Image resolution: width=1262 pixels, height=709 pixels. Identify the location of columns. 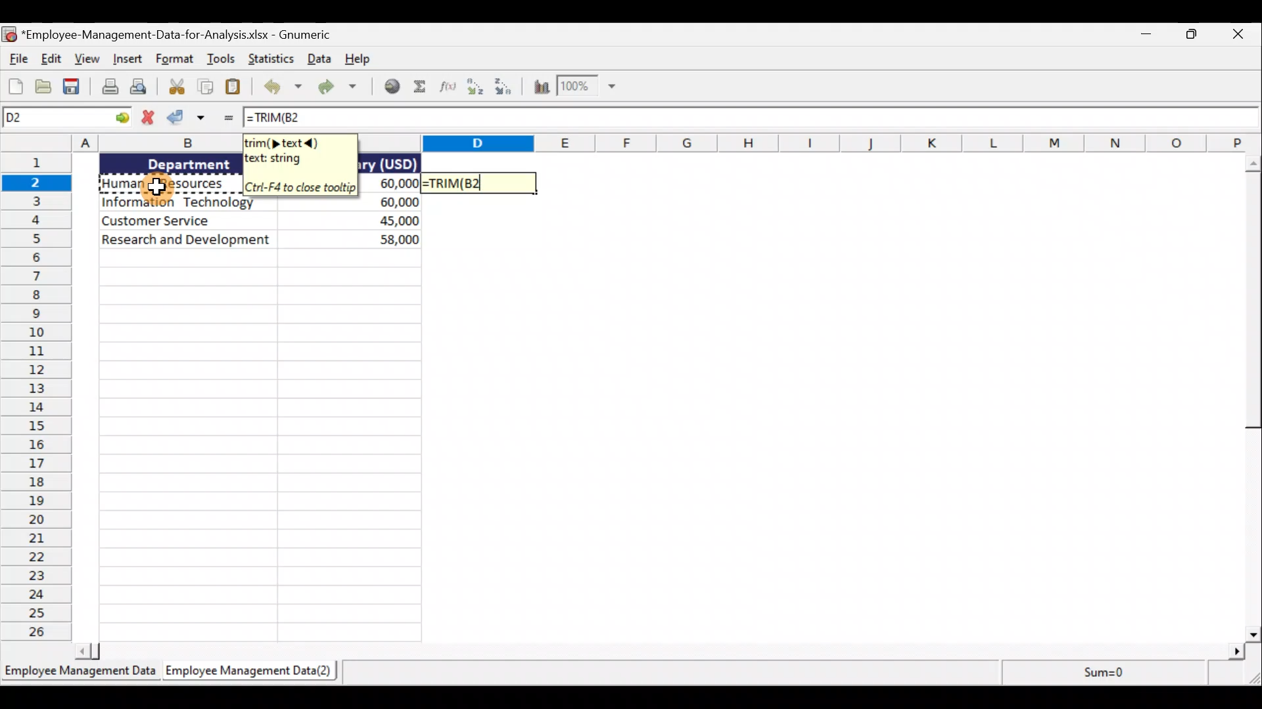
(120, 143).